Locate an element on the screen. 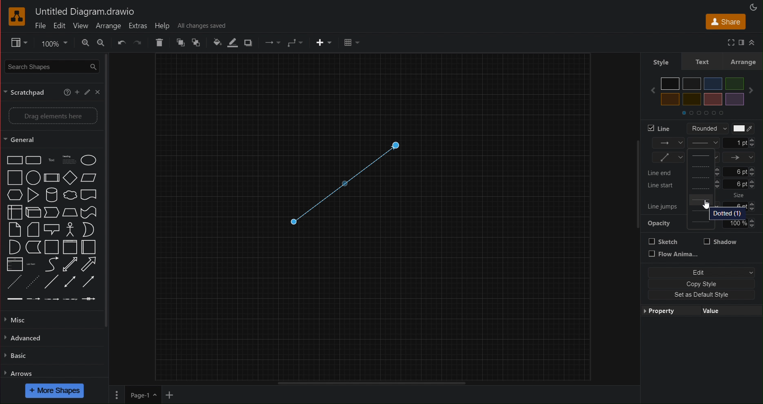  Connectors is located at coordinates (668, 158).